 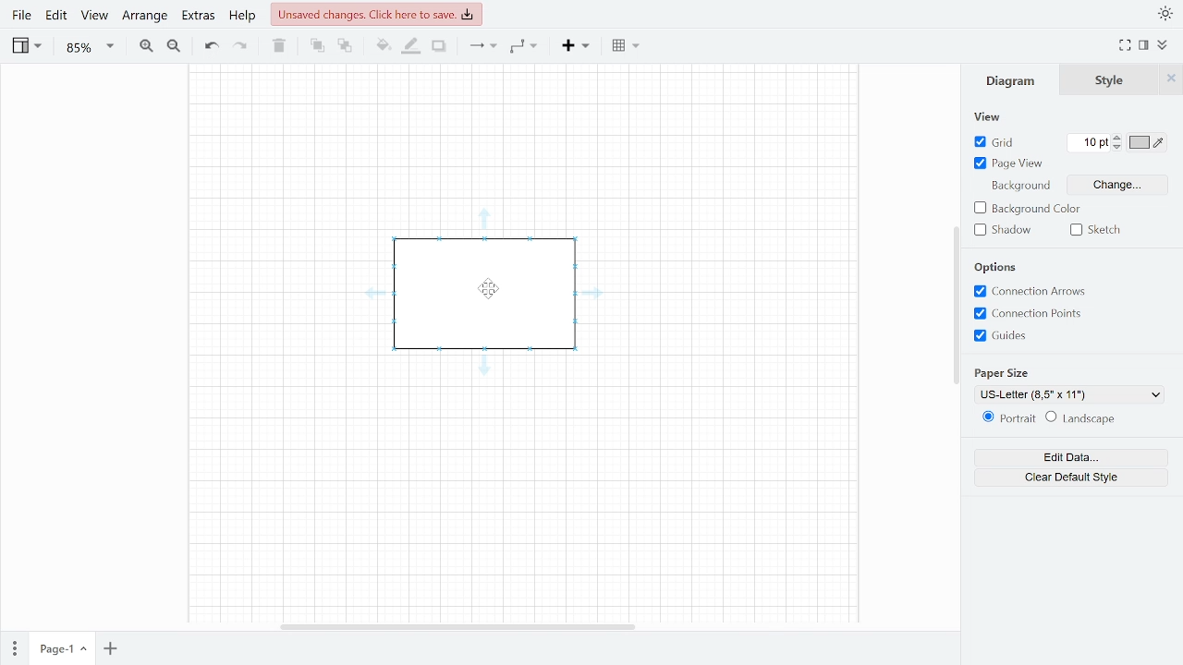 I want to click on Decrease grid count, so click(x=1119, y=149).